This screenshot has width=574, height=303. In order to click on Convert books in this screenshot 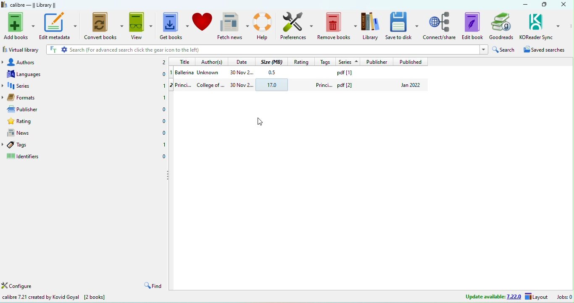, I will do `click(105, 25)`.